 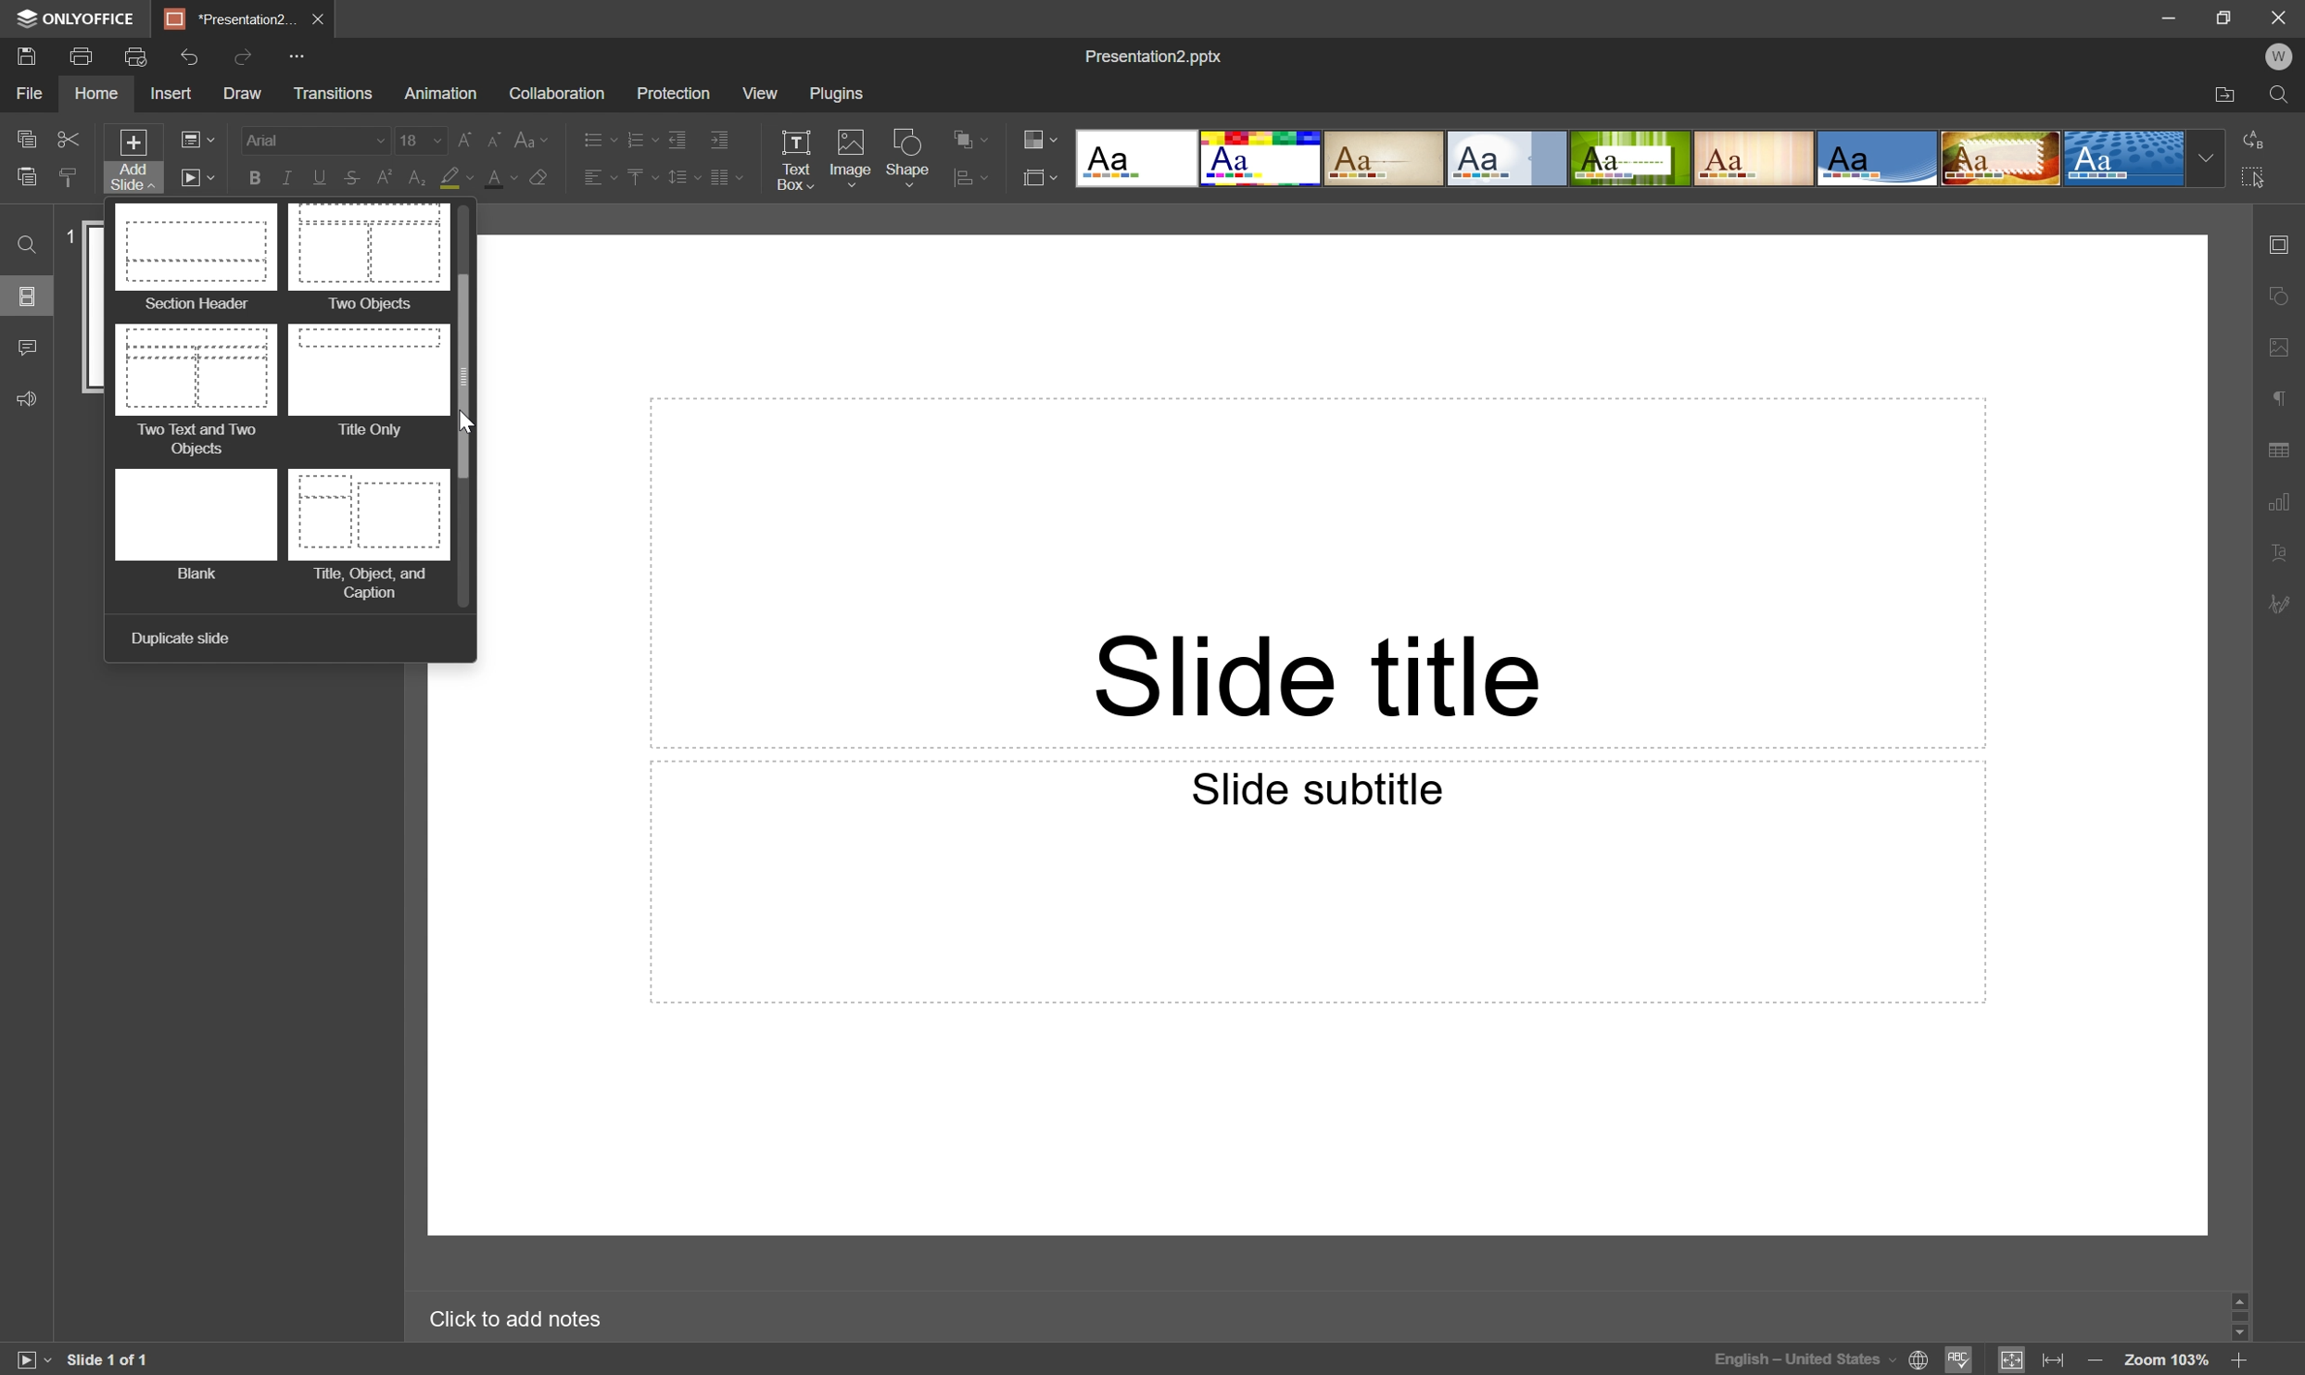 I want to click on Zoom 103%, so click(x=2167, y=1361).